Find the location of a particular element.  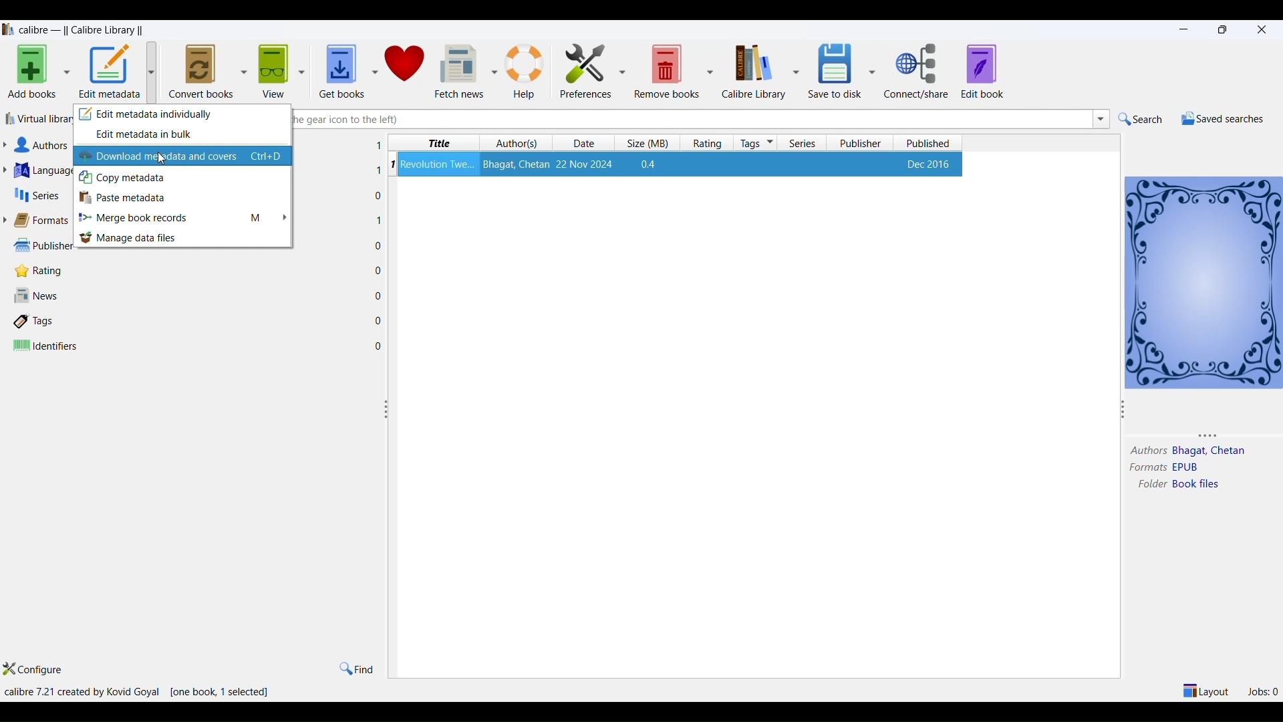

0 is located at coordinates (379, 245).